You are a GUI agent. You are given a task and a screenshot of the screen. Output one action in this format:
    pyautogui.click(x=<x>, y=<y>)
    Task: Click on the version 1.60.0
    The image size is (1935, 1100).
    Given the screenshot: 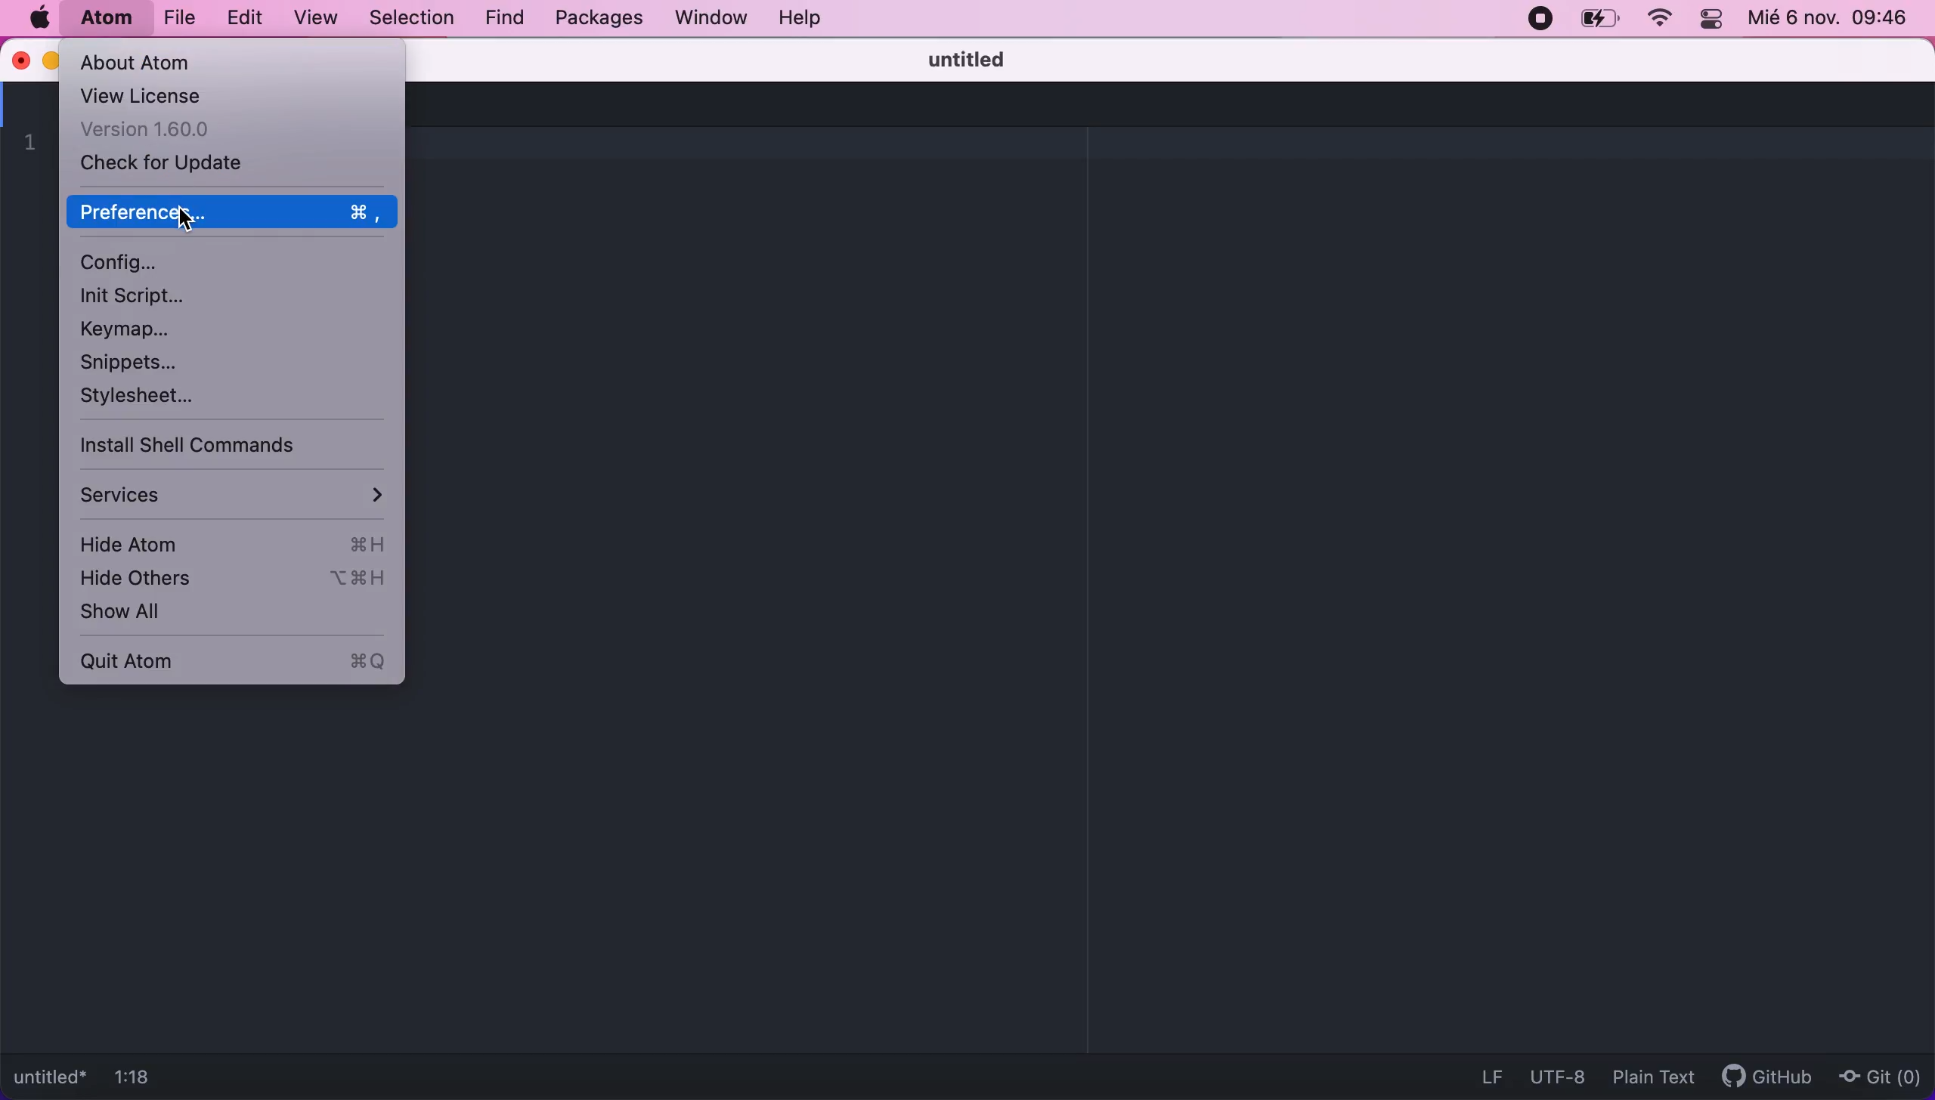 What is the action you would take?
    pyautogui.click(x=163, y=129)
    